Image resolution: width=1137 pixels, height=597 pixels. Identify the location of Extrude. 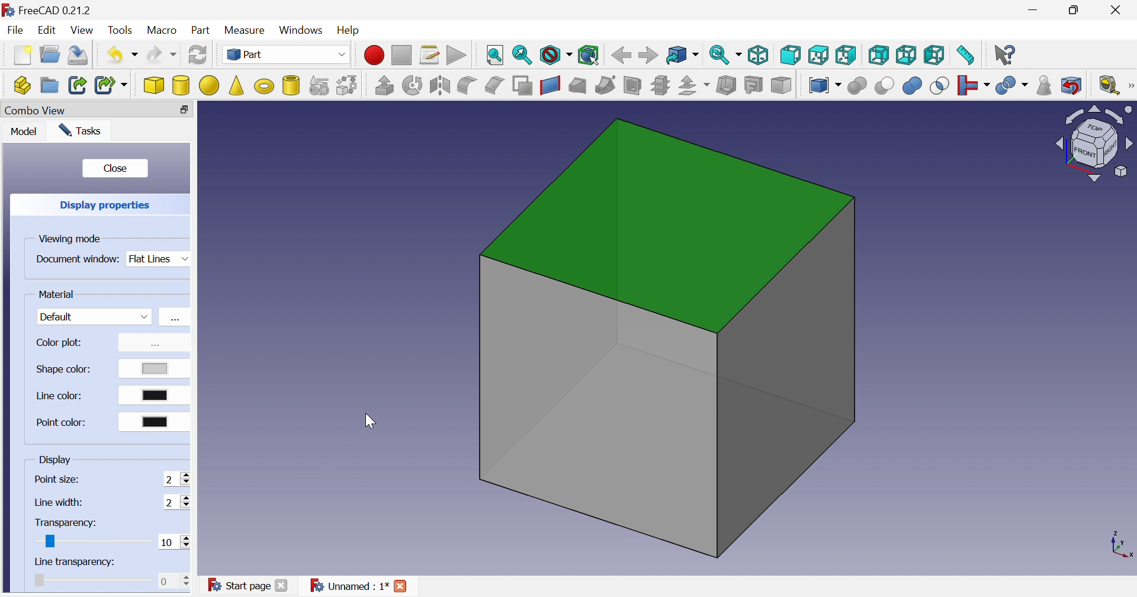
(384, 86).